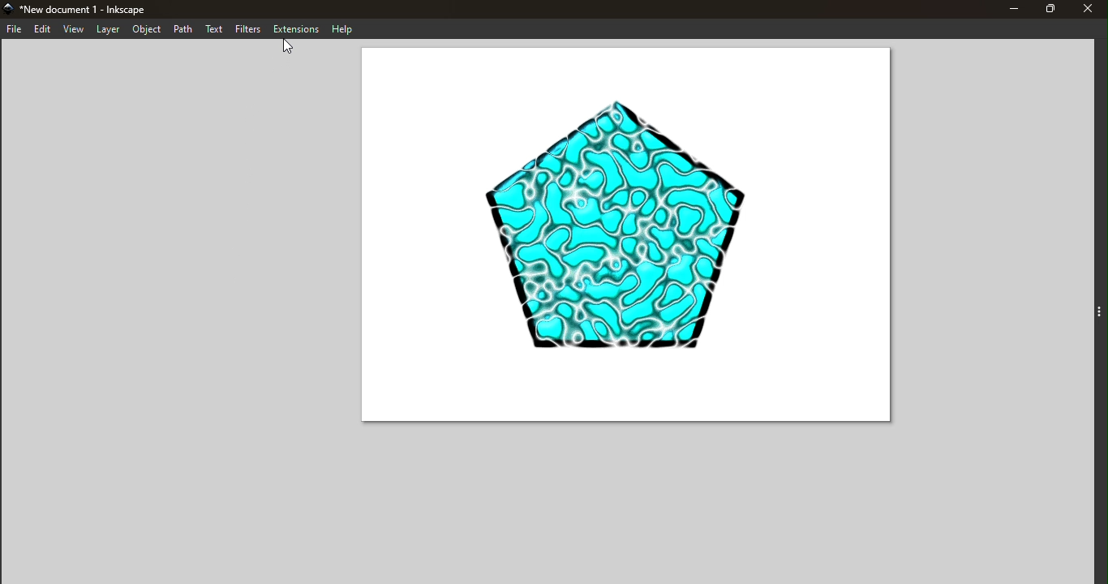 The height and width of the screenshot is (584, 1108). I want to click on Object, so click(148, 30).